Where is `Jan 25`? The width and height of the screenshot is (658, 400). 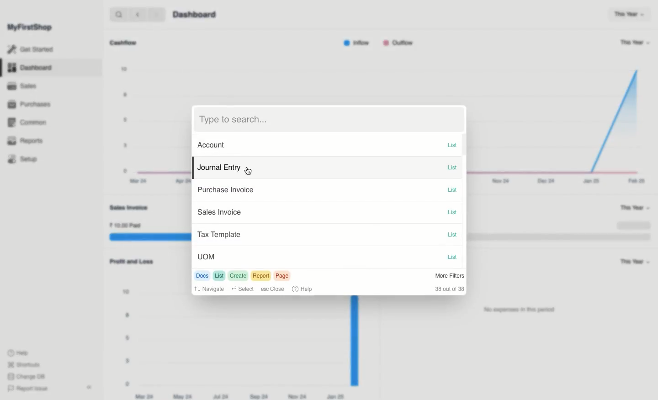
Jan 25 is located at coordinates (333, 395).